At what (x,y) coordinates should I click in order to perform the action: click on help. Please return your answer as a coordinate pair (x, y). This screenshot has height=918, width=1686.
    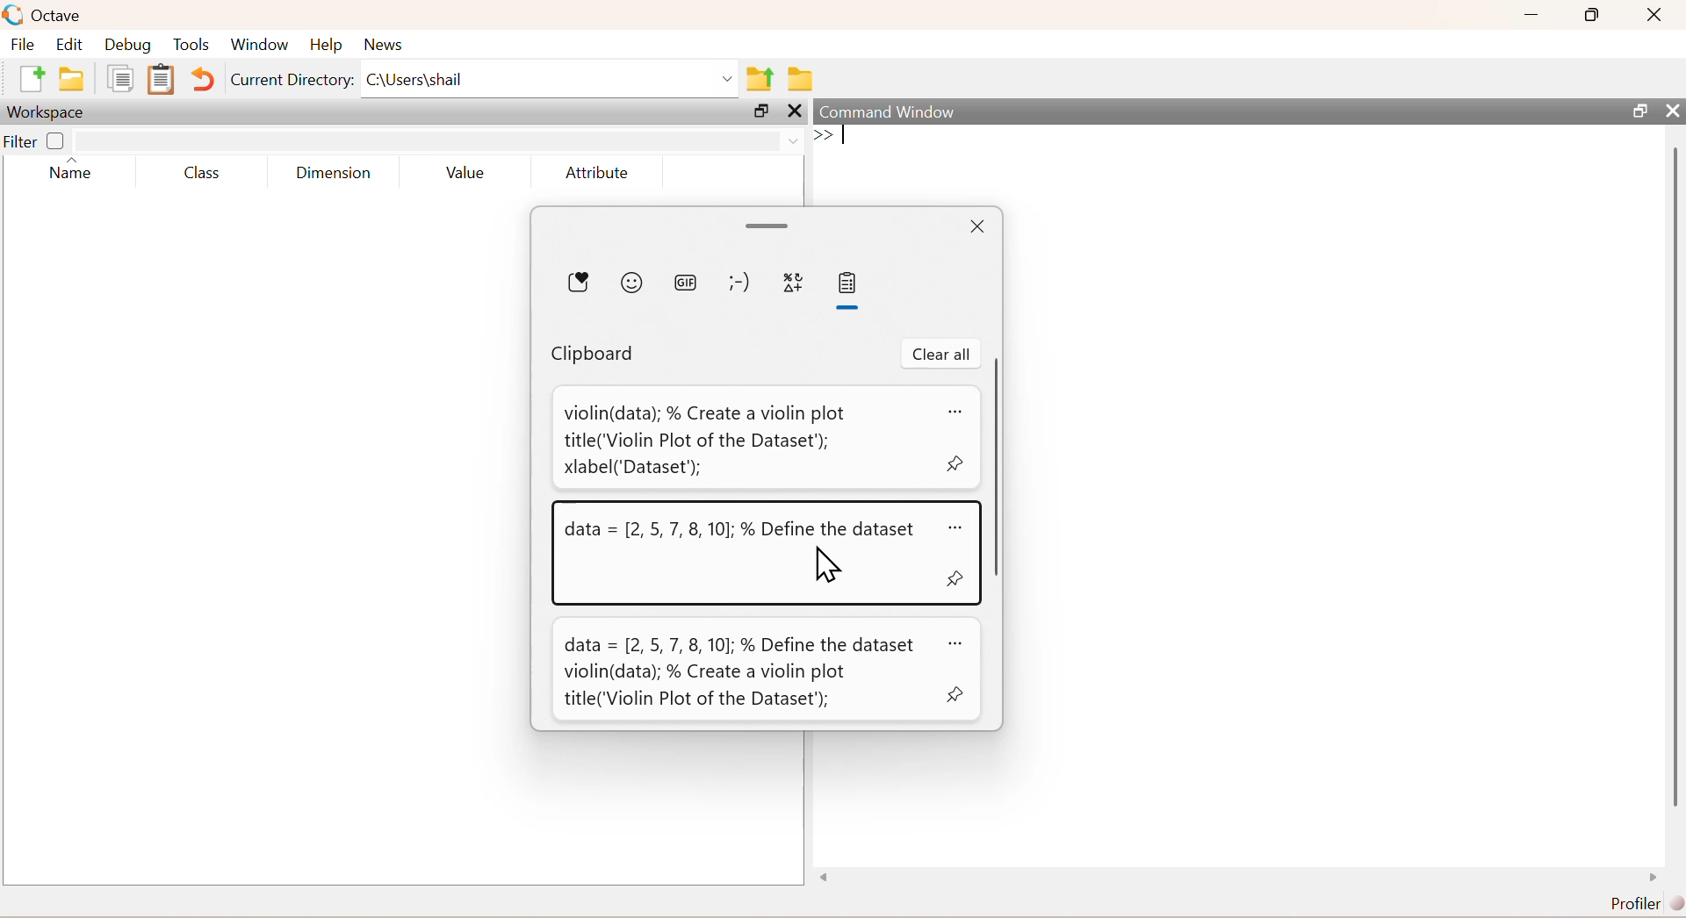
    Looking at the image, I should click on (327, 46).